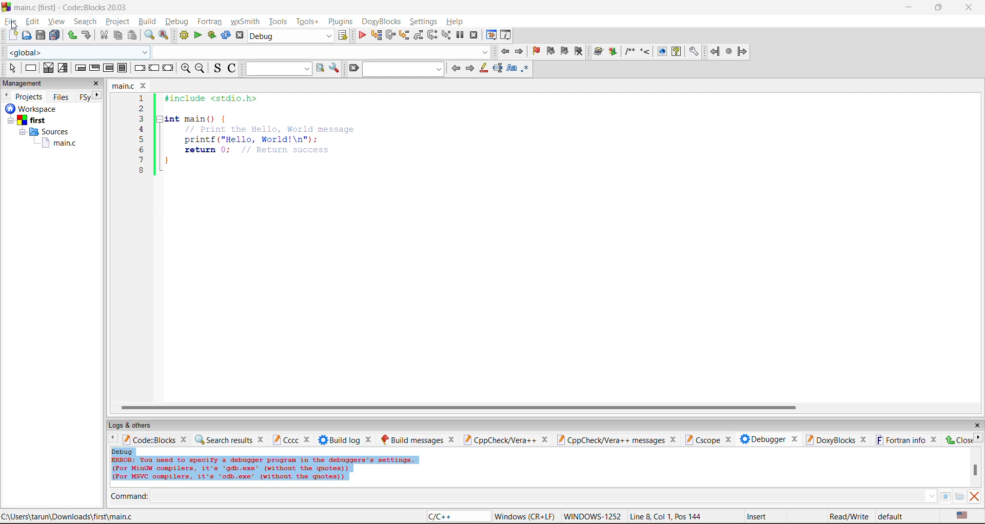 Image resolution: width=985 pixels, height=524 pixels. I want to click on Error info, so click(265, 469).